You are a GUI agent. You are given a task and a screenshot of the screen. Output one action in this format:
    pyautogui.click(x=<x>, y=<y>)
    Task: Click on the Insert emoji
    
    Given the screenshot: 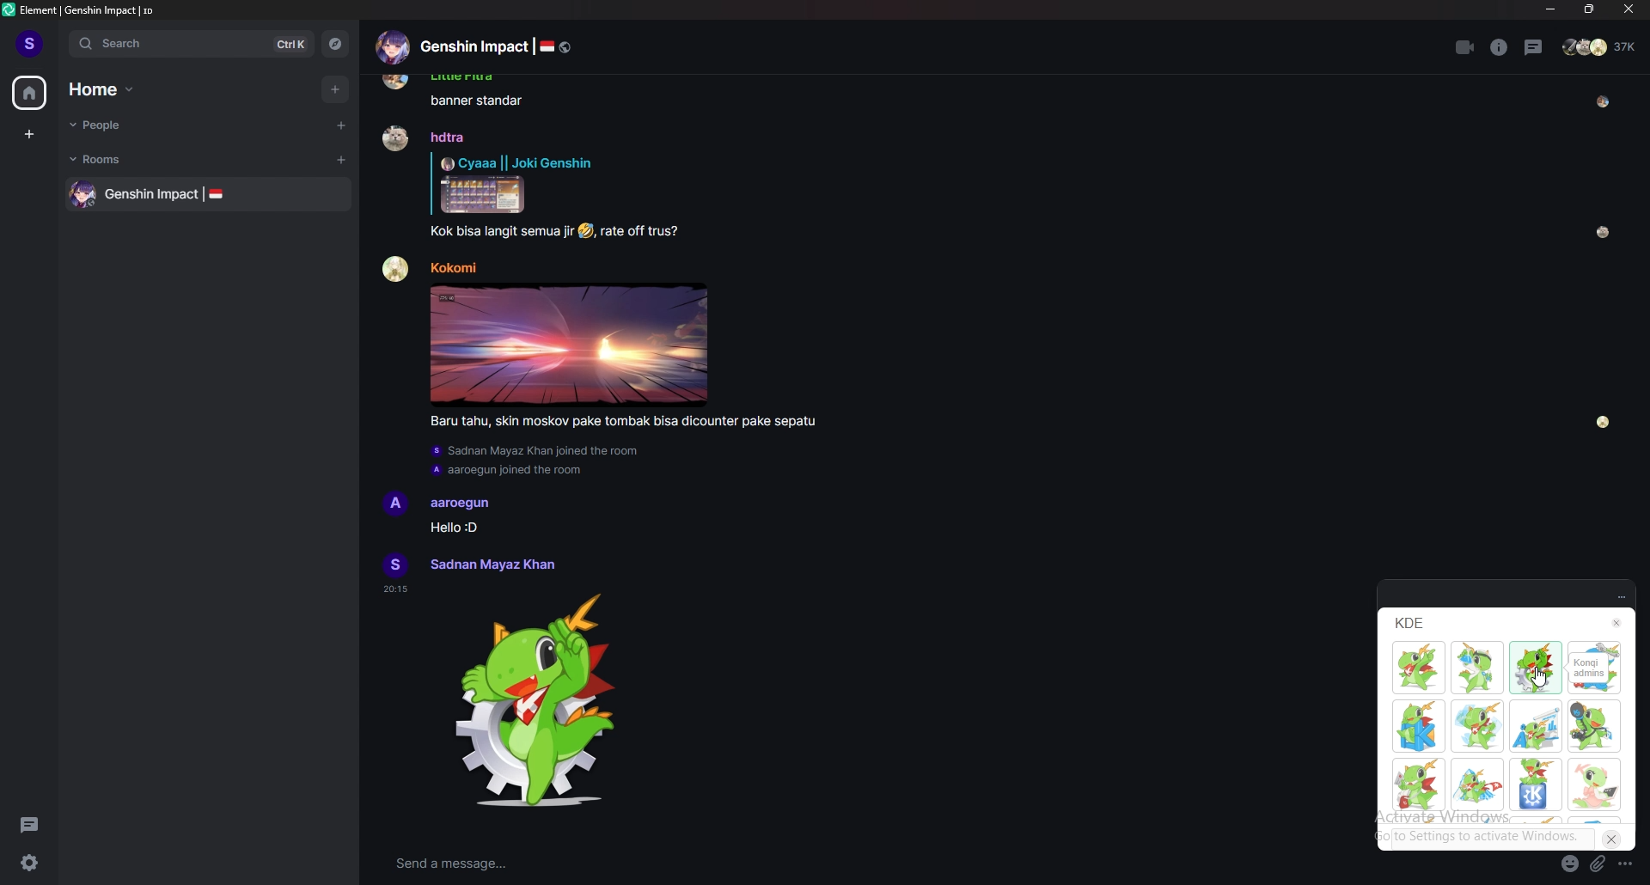 What is the action you would take?
    pyautogui.click(x=1570, y=864)
    